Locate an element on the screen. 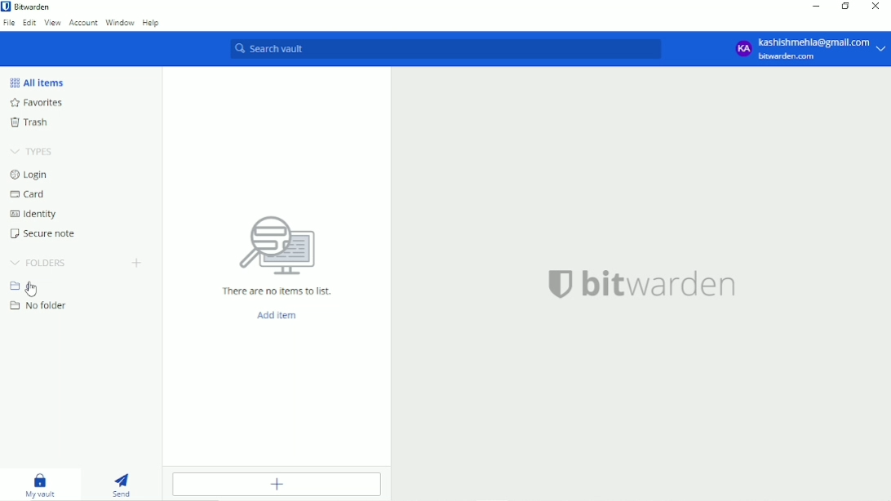 The height and width of the screenshot is (501, 891). Search vault is located at coordinates (452, 51).